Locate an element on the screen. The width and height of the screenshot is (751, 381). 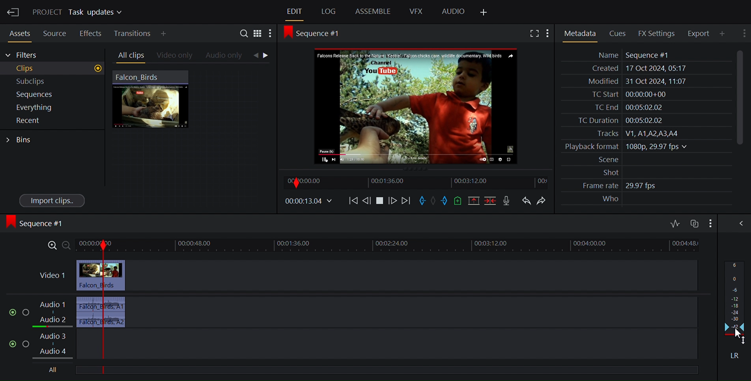
All is located at coordinates (52, 370).